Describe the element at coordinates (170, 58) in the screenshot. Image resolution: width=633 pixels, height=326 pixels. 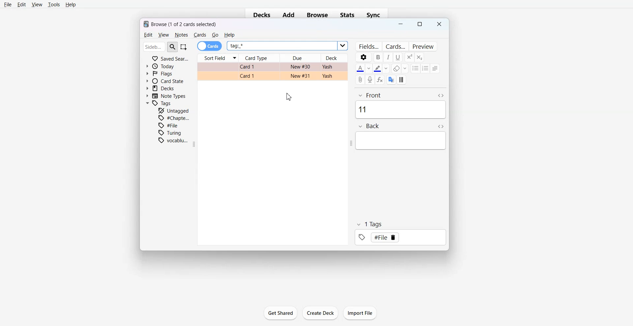
I see `Saved Search` at that location.